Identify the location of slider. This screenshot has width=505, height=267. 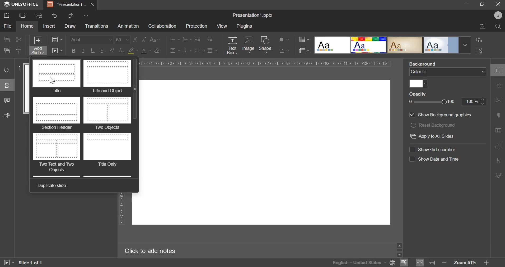
(399, 249).